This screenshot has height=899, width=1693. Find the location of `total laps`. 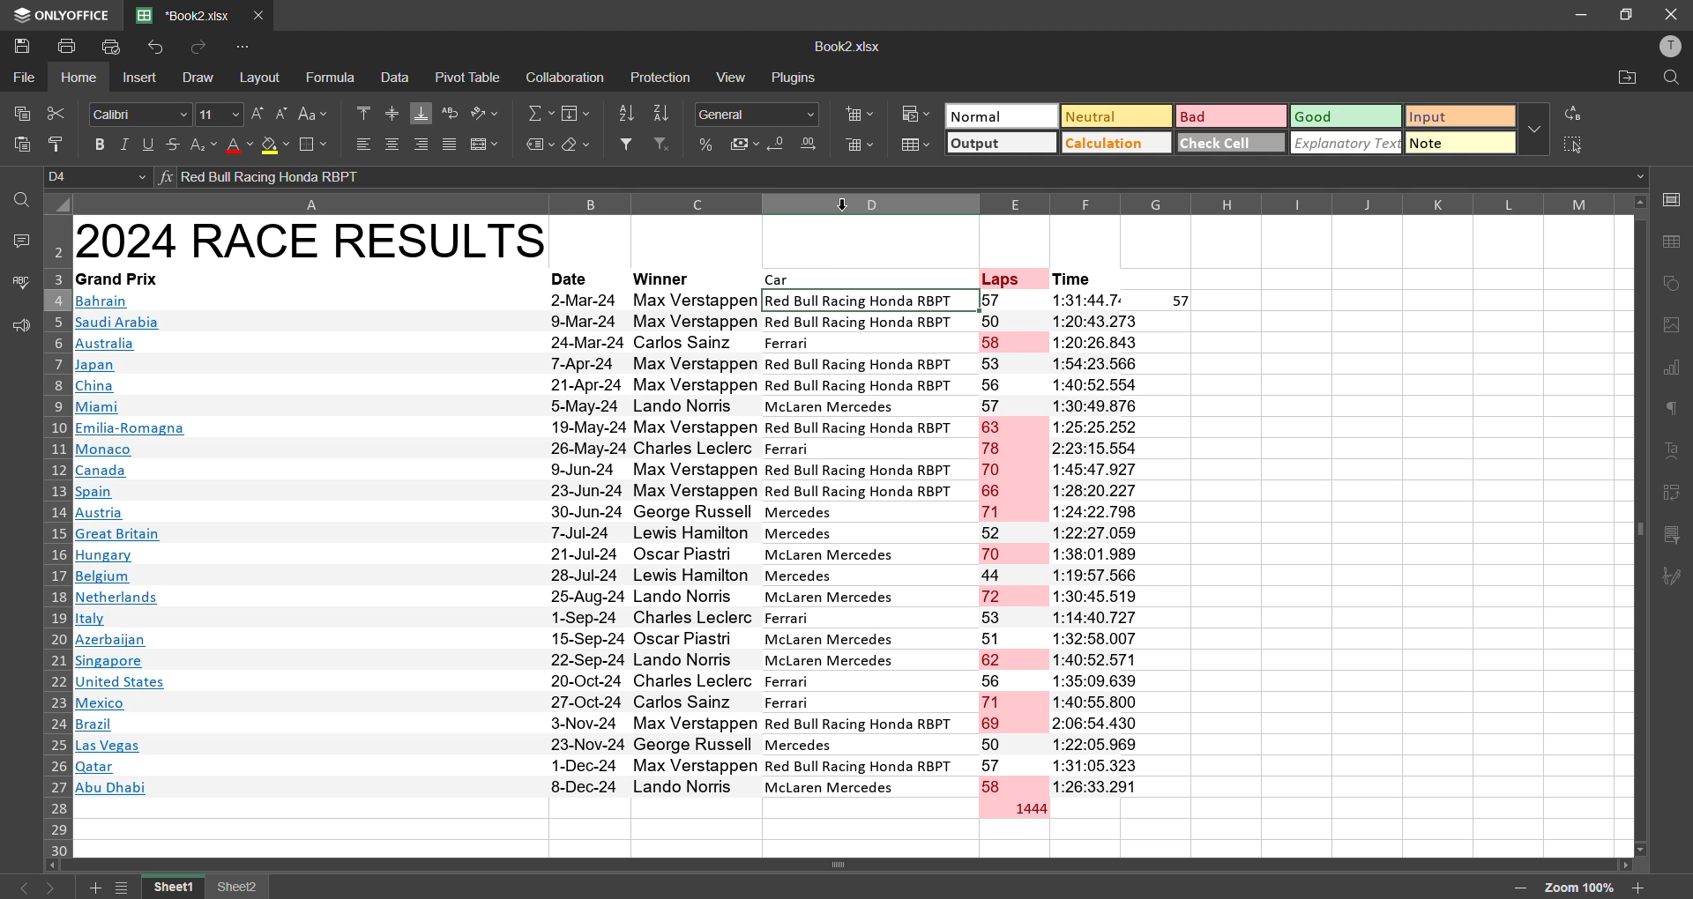

total laps is located at coordinates (1028, 810).